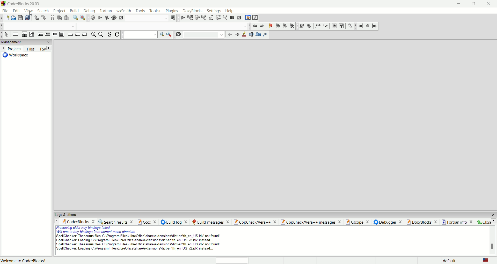 This screenshot has height=264, width=497. I want to click on Search, so click(146, 18).